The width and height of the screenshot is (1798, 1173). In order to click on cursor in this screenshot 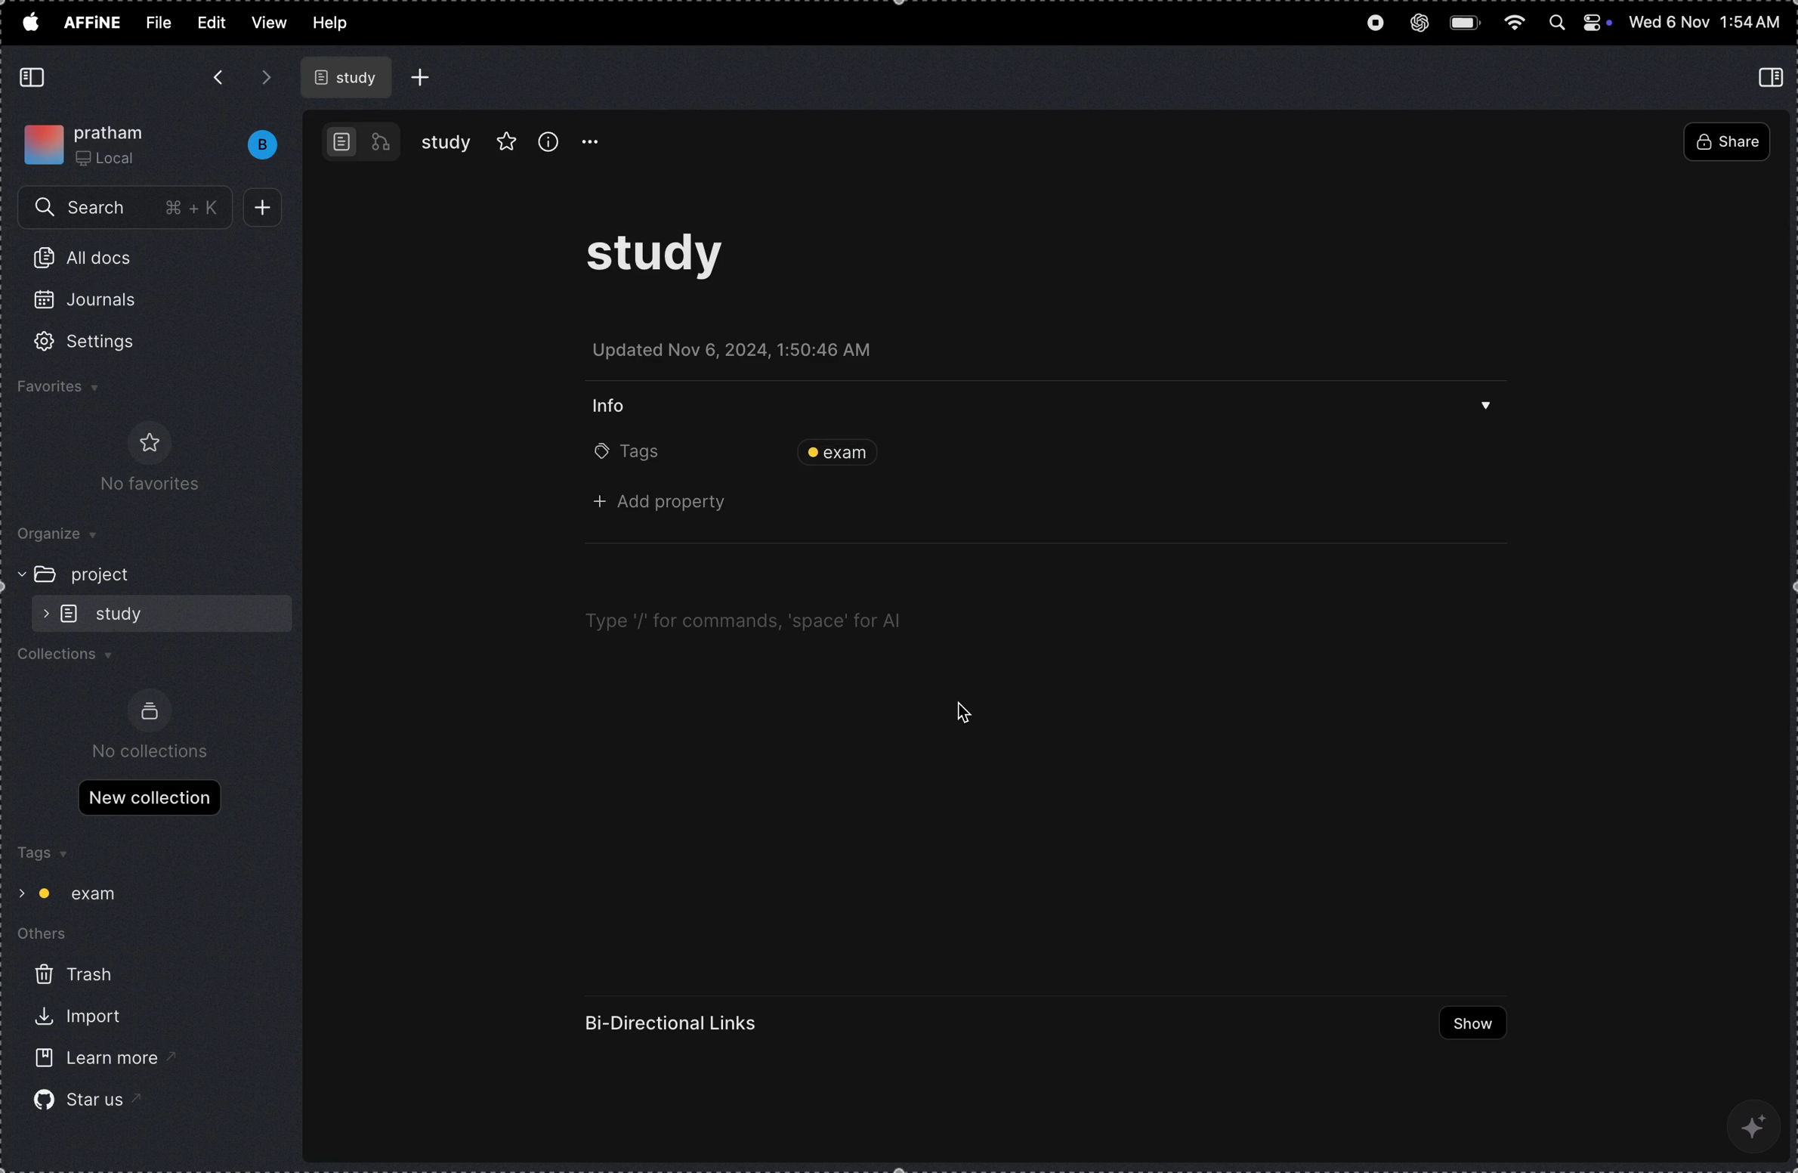, I will do `click(967, 709)`.